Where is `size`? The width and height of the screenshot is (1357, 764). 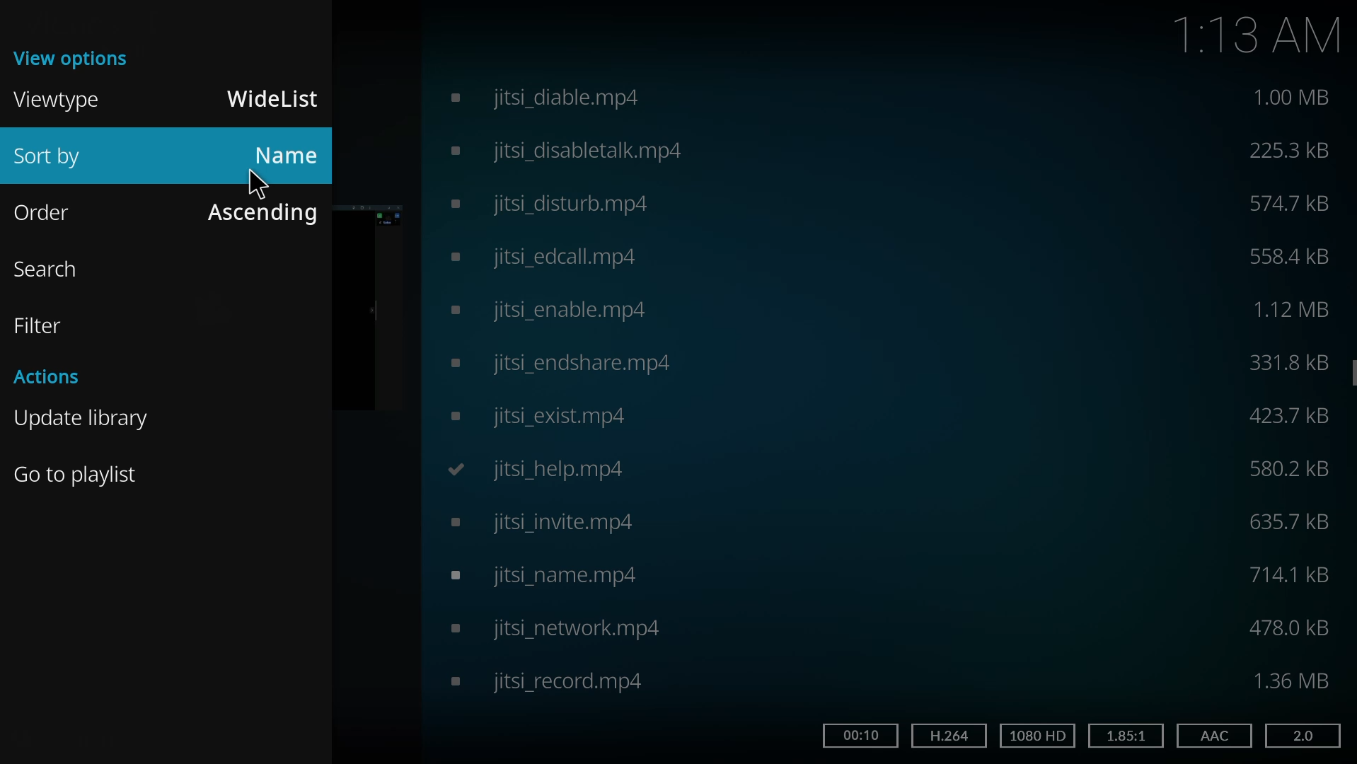 size is located at coordinates (1293, 628).